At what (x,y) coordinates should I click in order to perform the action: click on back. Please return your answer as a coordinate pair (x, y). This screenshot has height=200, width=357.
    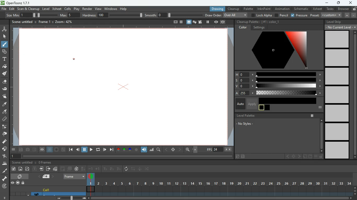
    Looking at the image, I should click on (63, 169).